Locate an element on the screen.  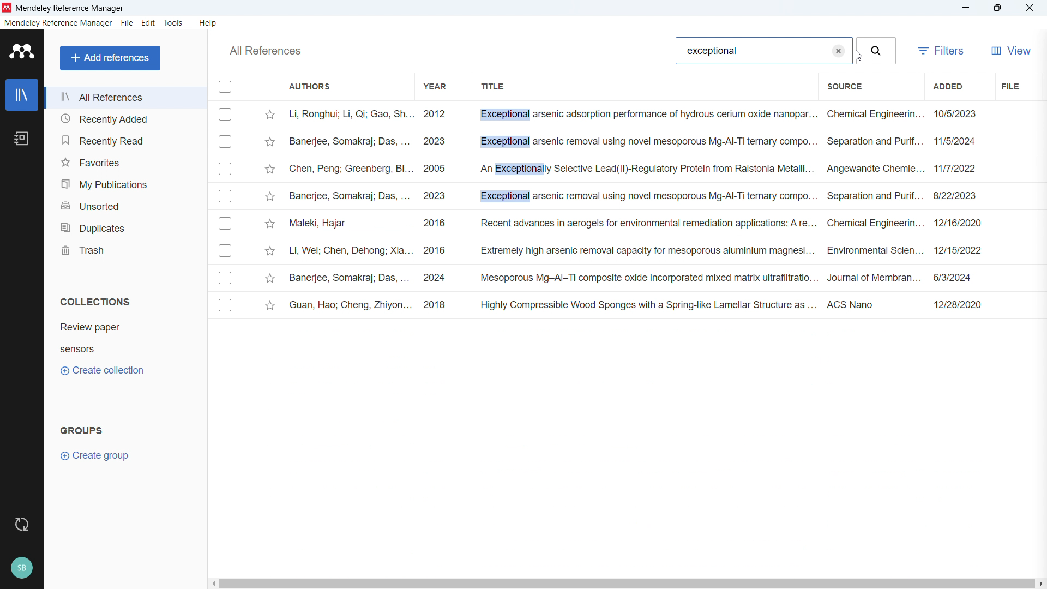
file is located at coordinates (127, 23).